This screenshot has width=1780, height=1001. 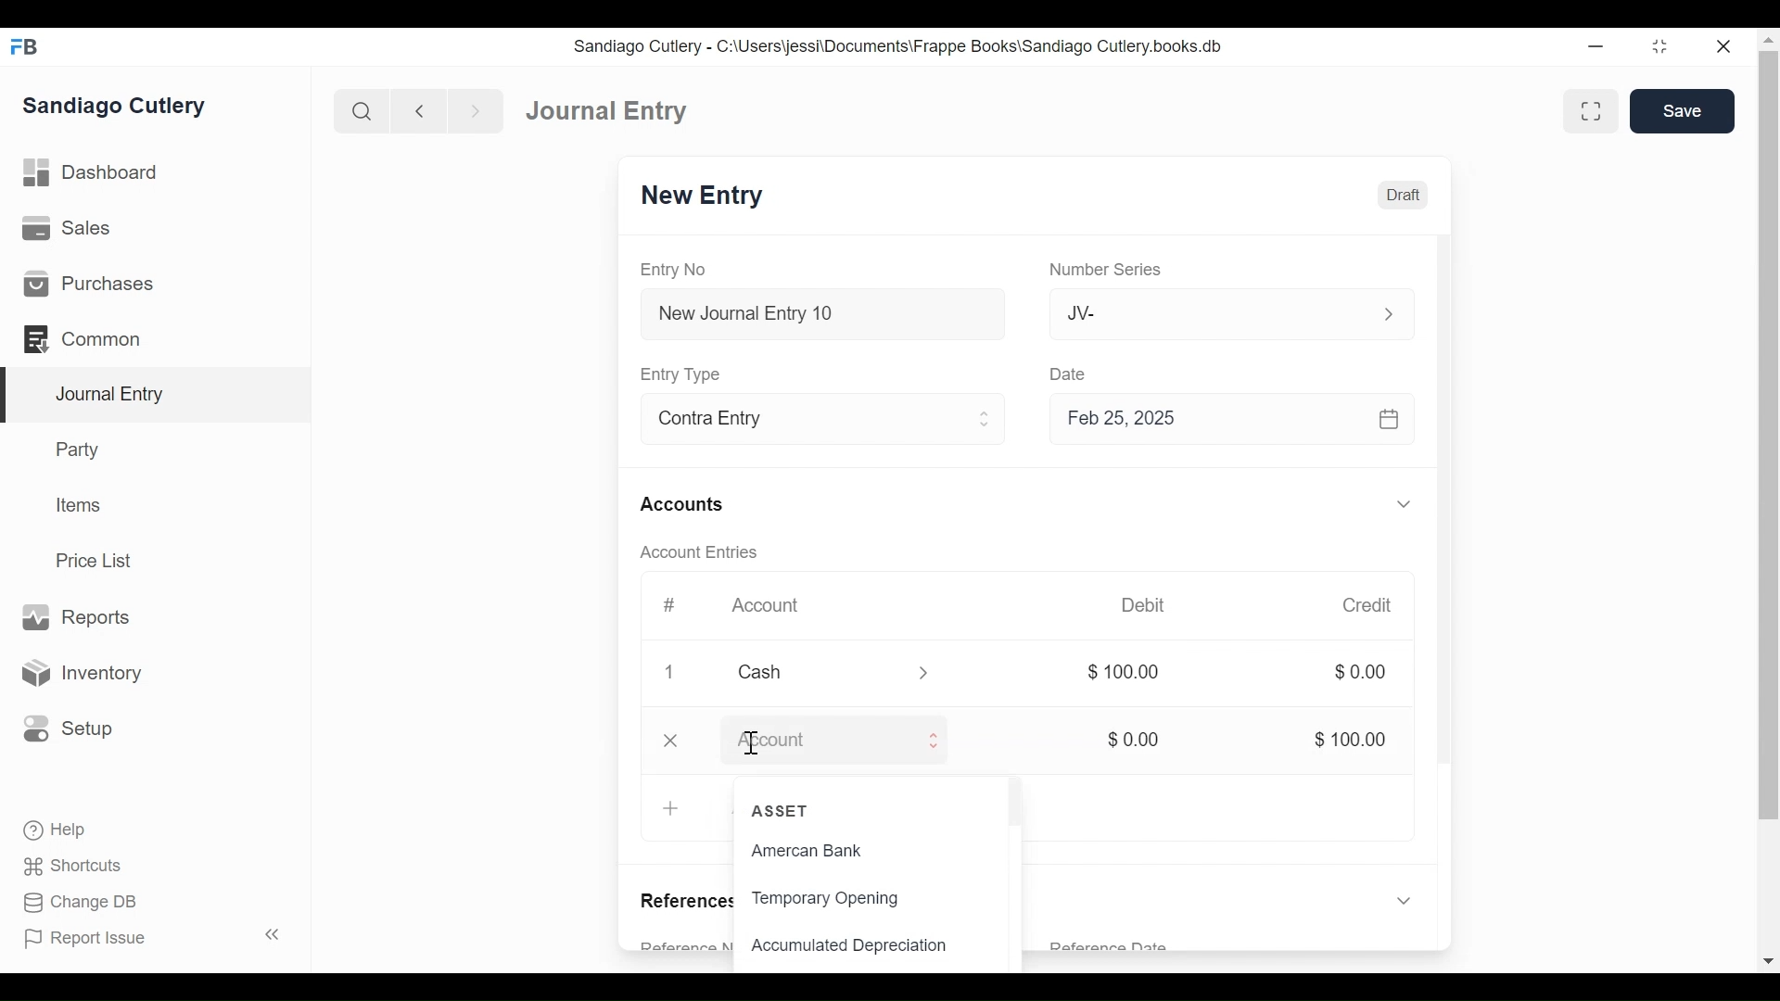 What do you see at coordinates (97, 560) in the screenshot?
I see `Price List` at bounding box center [97, 560].